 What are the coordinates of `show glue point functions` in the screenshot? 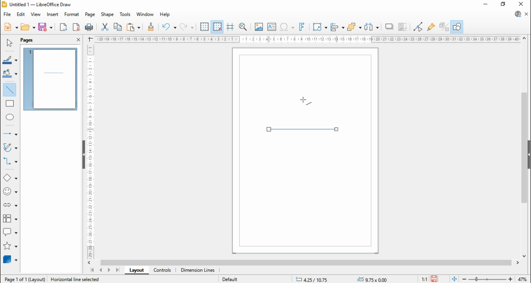 It's located at (431, 26).